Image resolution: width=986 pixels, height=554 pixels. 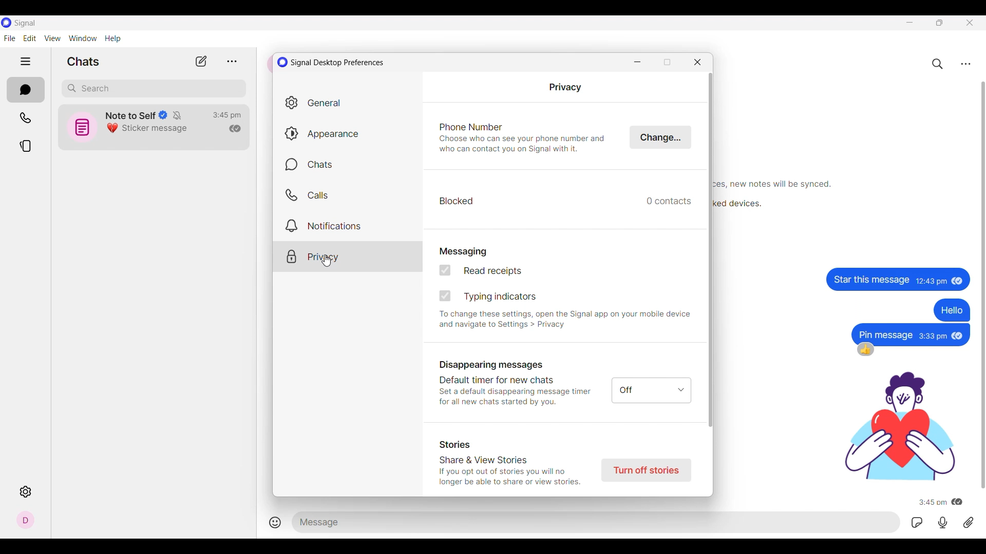 I want to click on Time of last conversation, so click(x=227, y=115).